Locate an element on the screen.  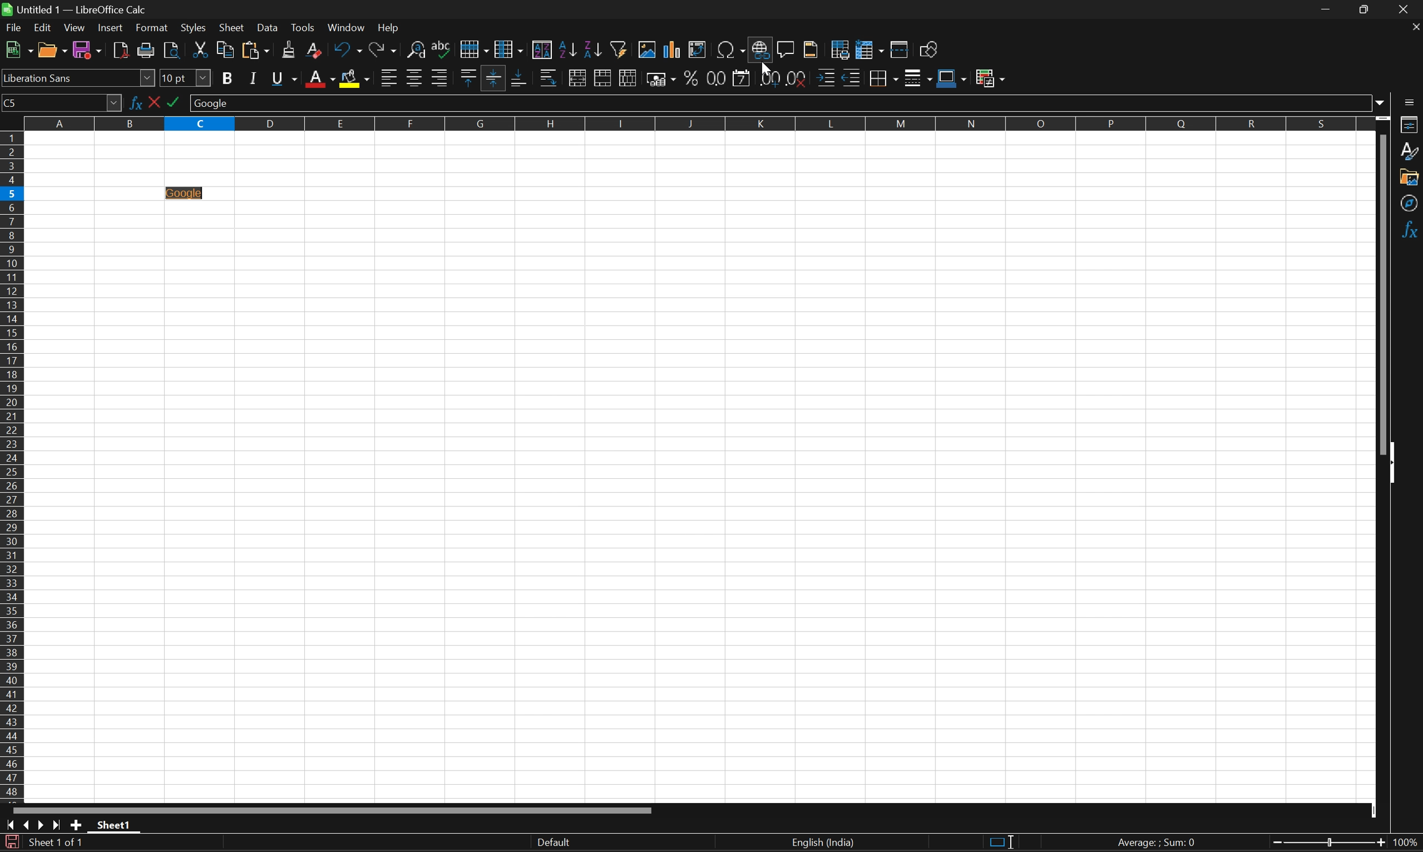
Paste is located at coordinates (255, 51).